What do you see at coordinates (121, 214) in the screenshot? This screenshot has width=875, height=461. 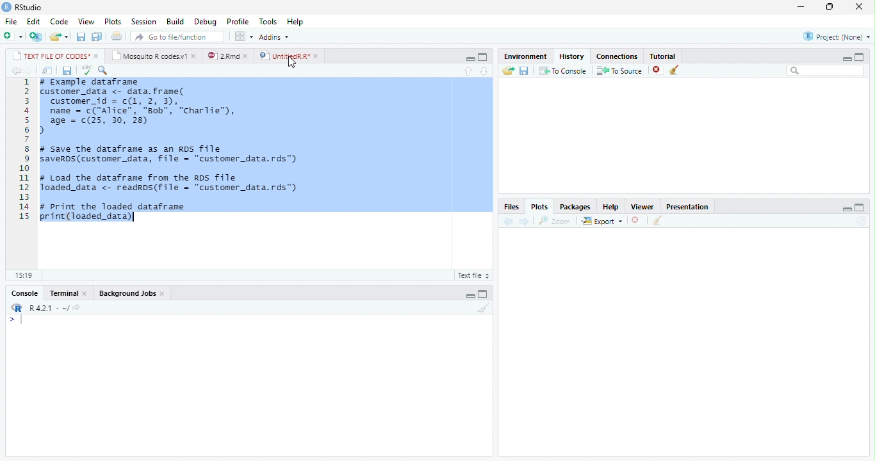 I see `# Print the loaded dataframe
print(loaded_data)|` at bounding box center [121, 214].